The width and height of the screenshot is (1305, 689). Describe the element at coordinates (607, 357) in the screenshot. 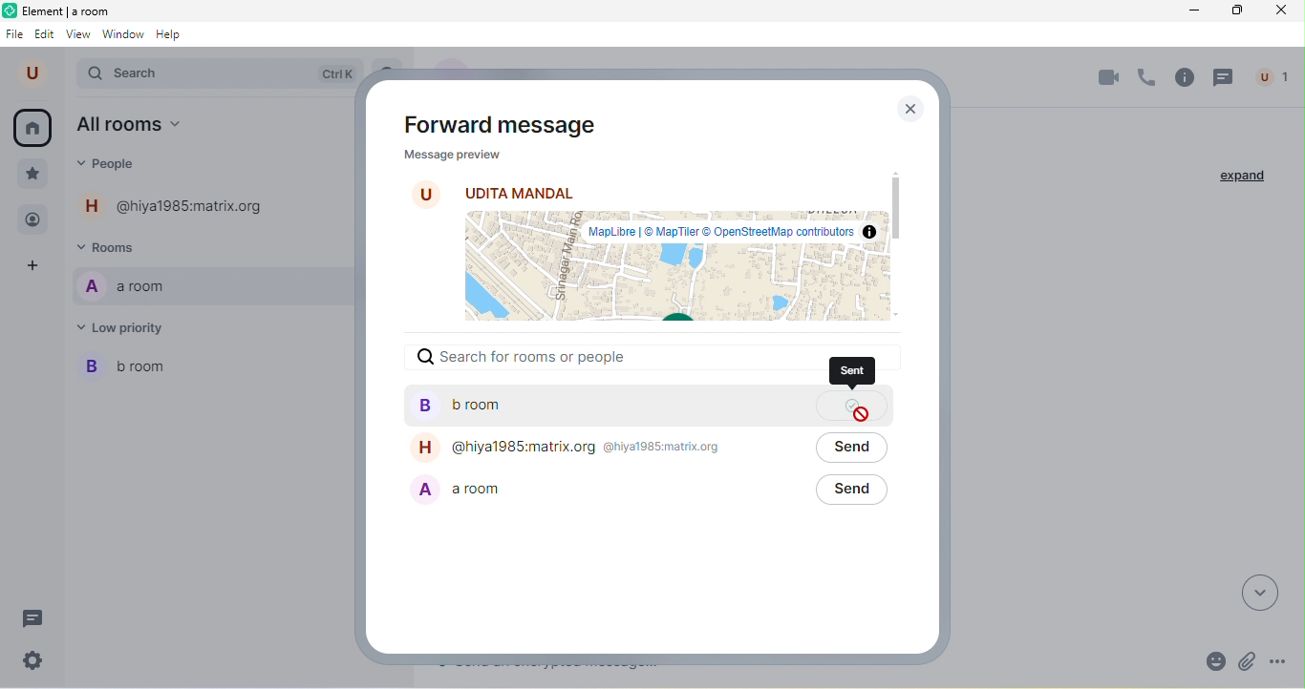

I see `search for rooms or people` at that location.